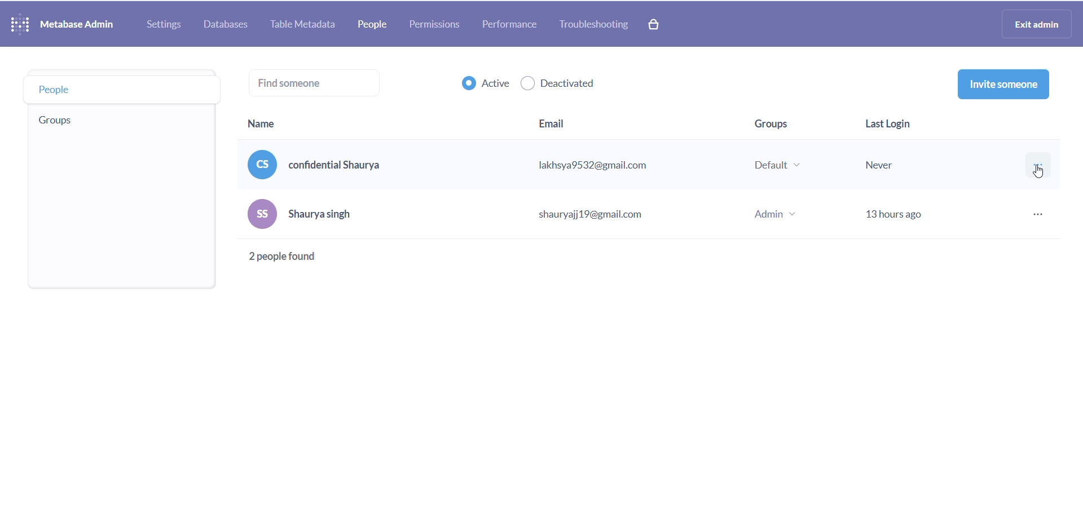  Describe the element at coordinates (306, 125) in the screenshot. I see `name heading` at that location.